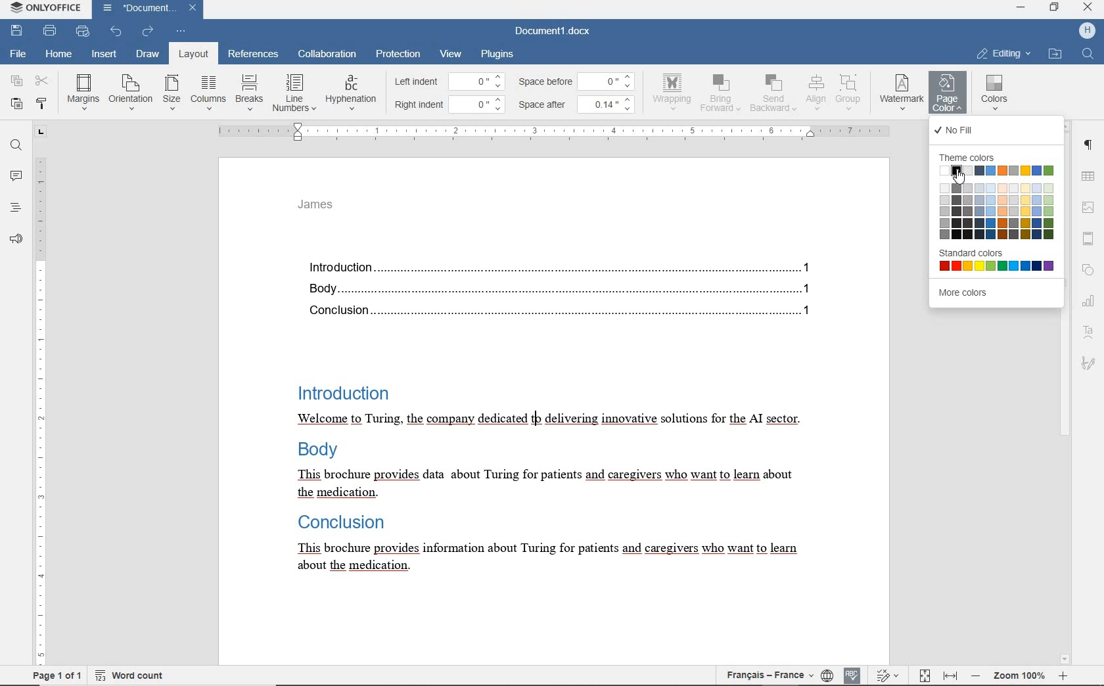 The width and height of the screenshot is (1104, 686). What do you see at coordinates (951, 675) in the screenshot?
I see `fit to width` at bounding box center [951, 675].